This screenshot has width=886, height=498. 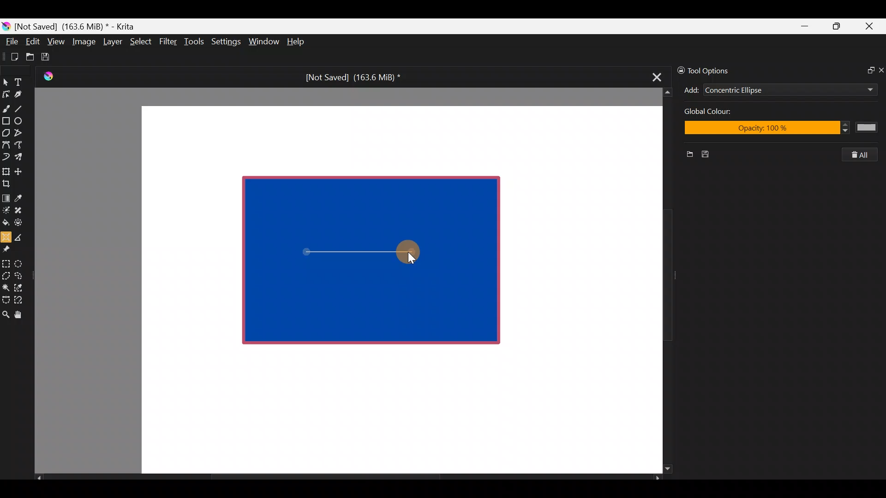 I want to click on Settings, so click(x=227, y=43).